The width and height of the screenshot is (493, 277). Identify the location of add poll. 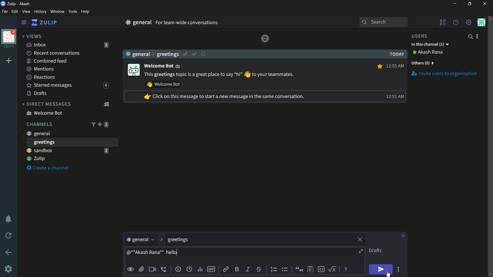
(201, 270).